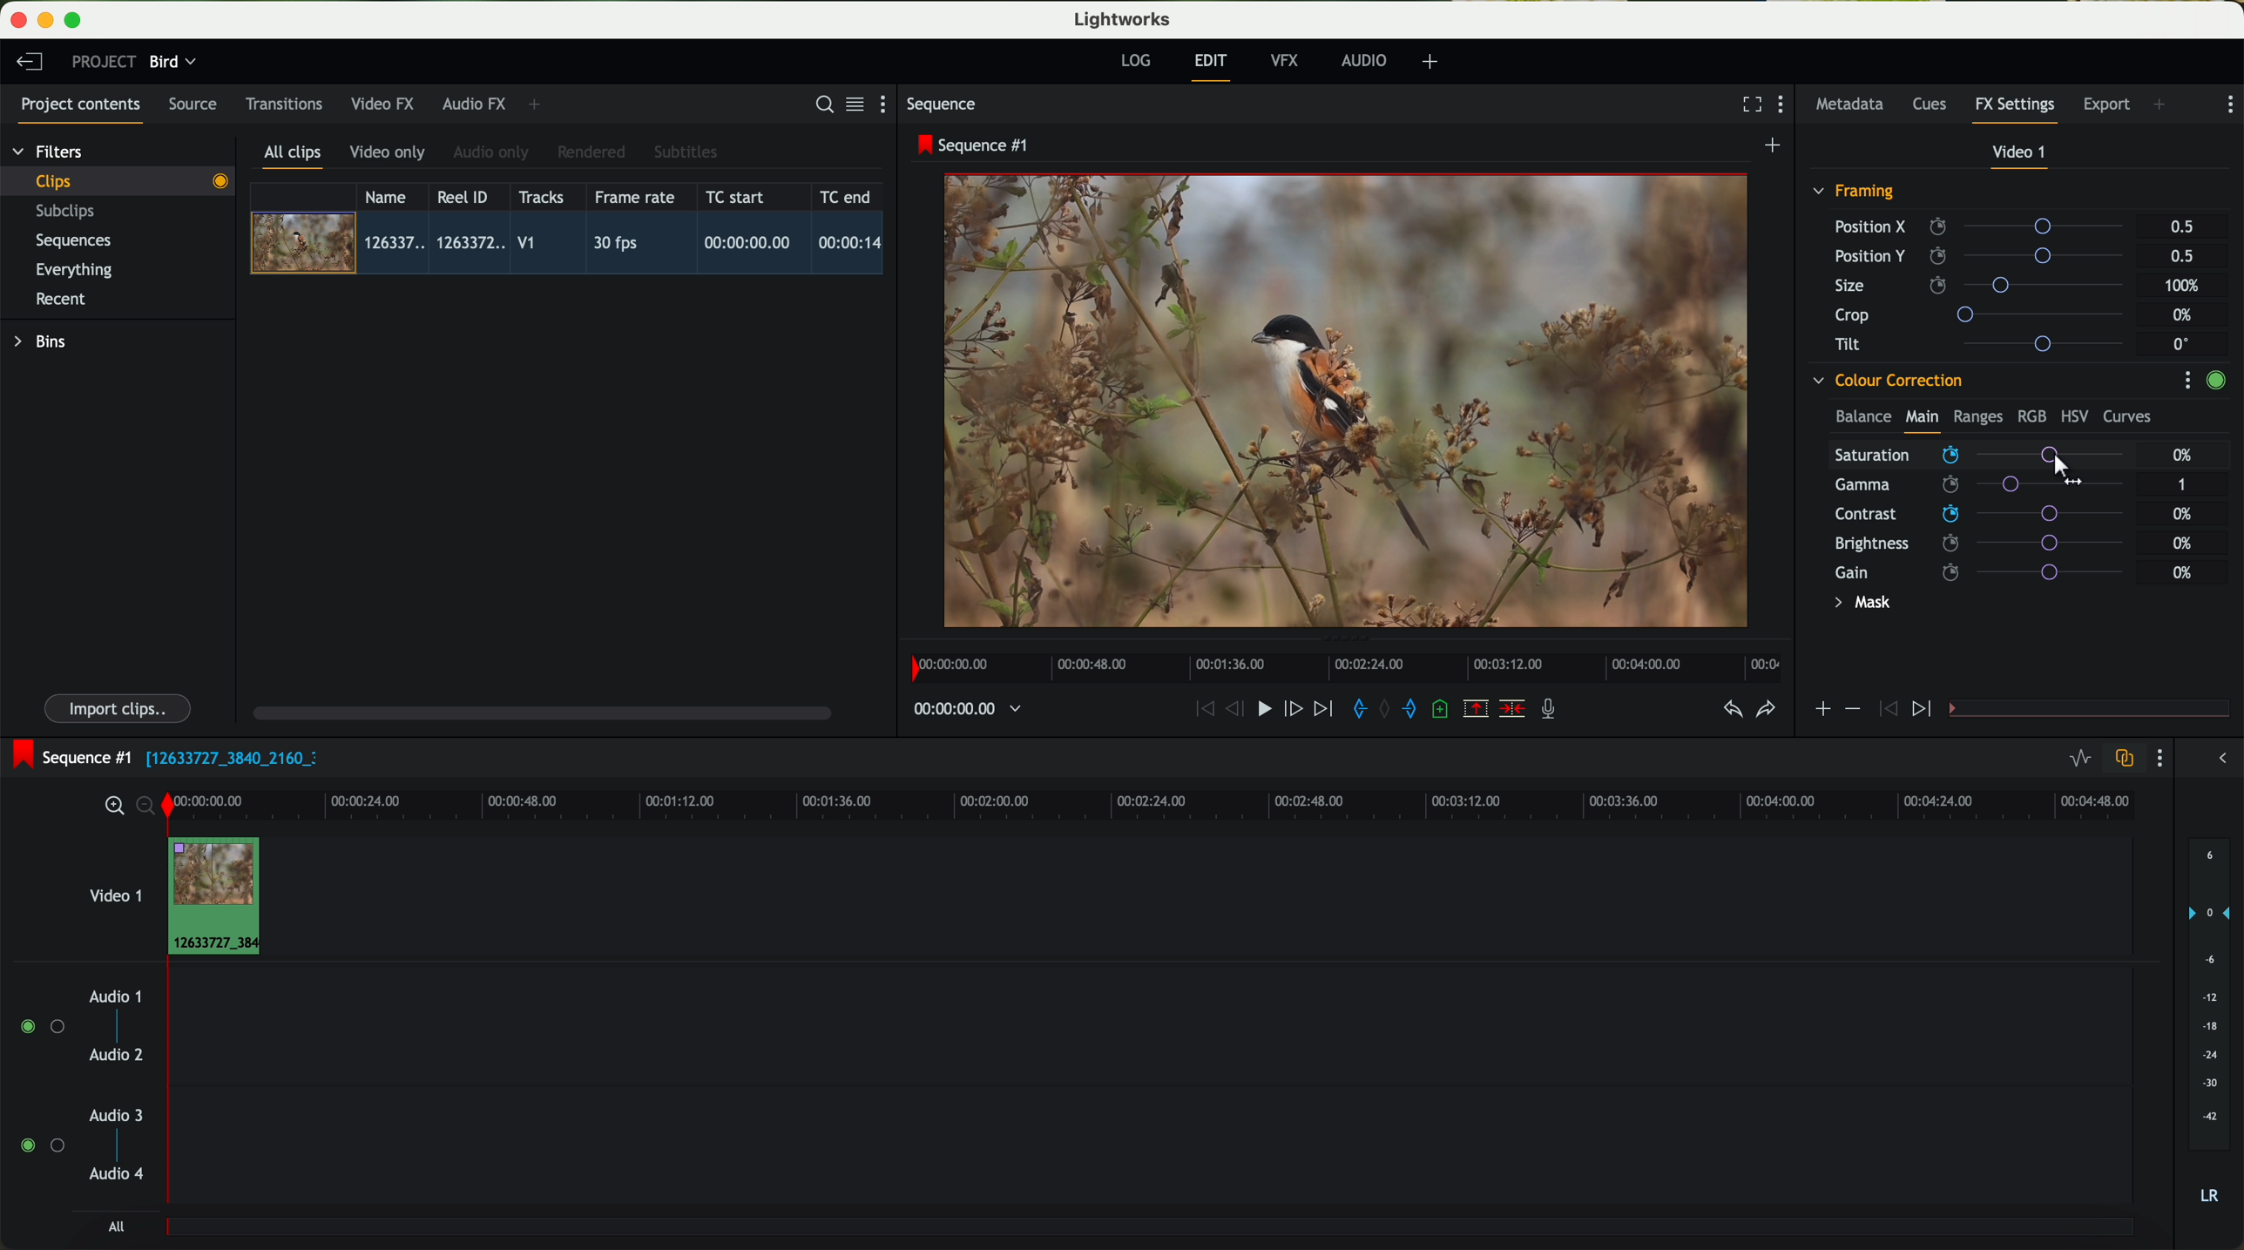  I want to click on mask, so click(1859, 605).